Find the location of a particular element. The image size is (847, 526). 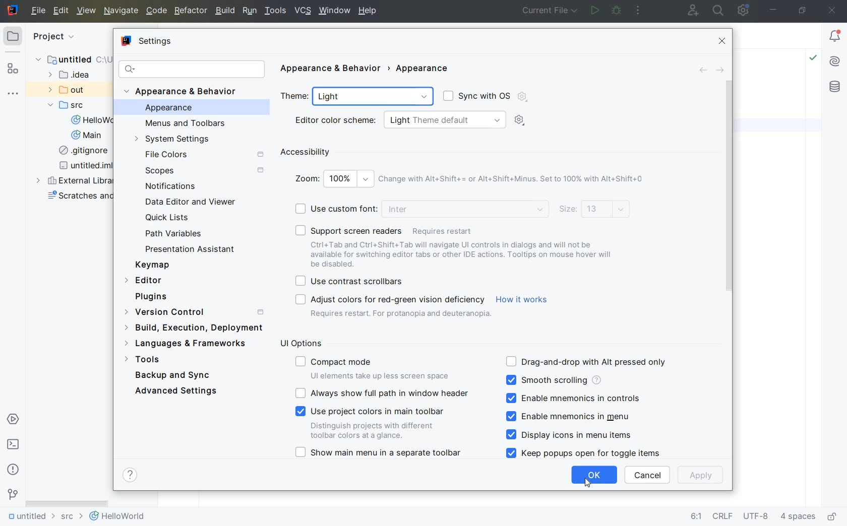

MAIN MENU is located at coordinates (36, 11).